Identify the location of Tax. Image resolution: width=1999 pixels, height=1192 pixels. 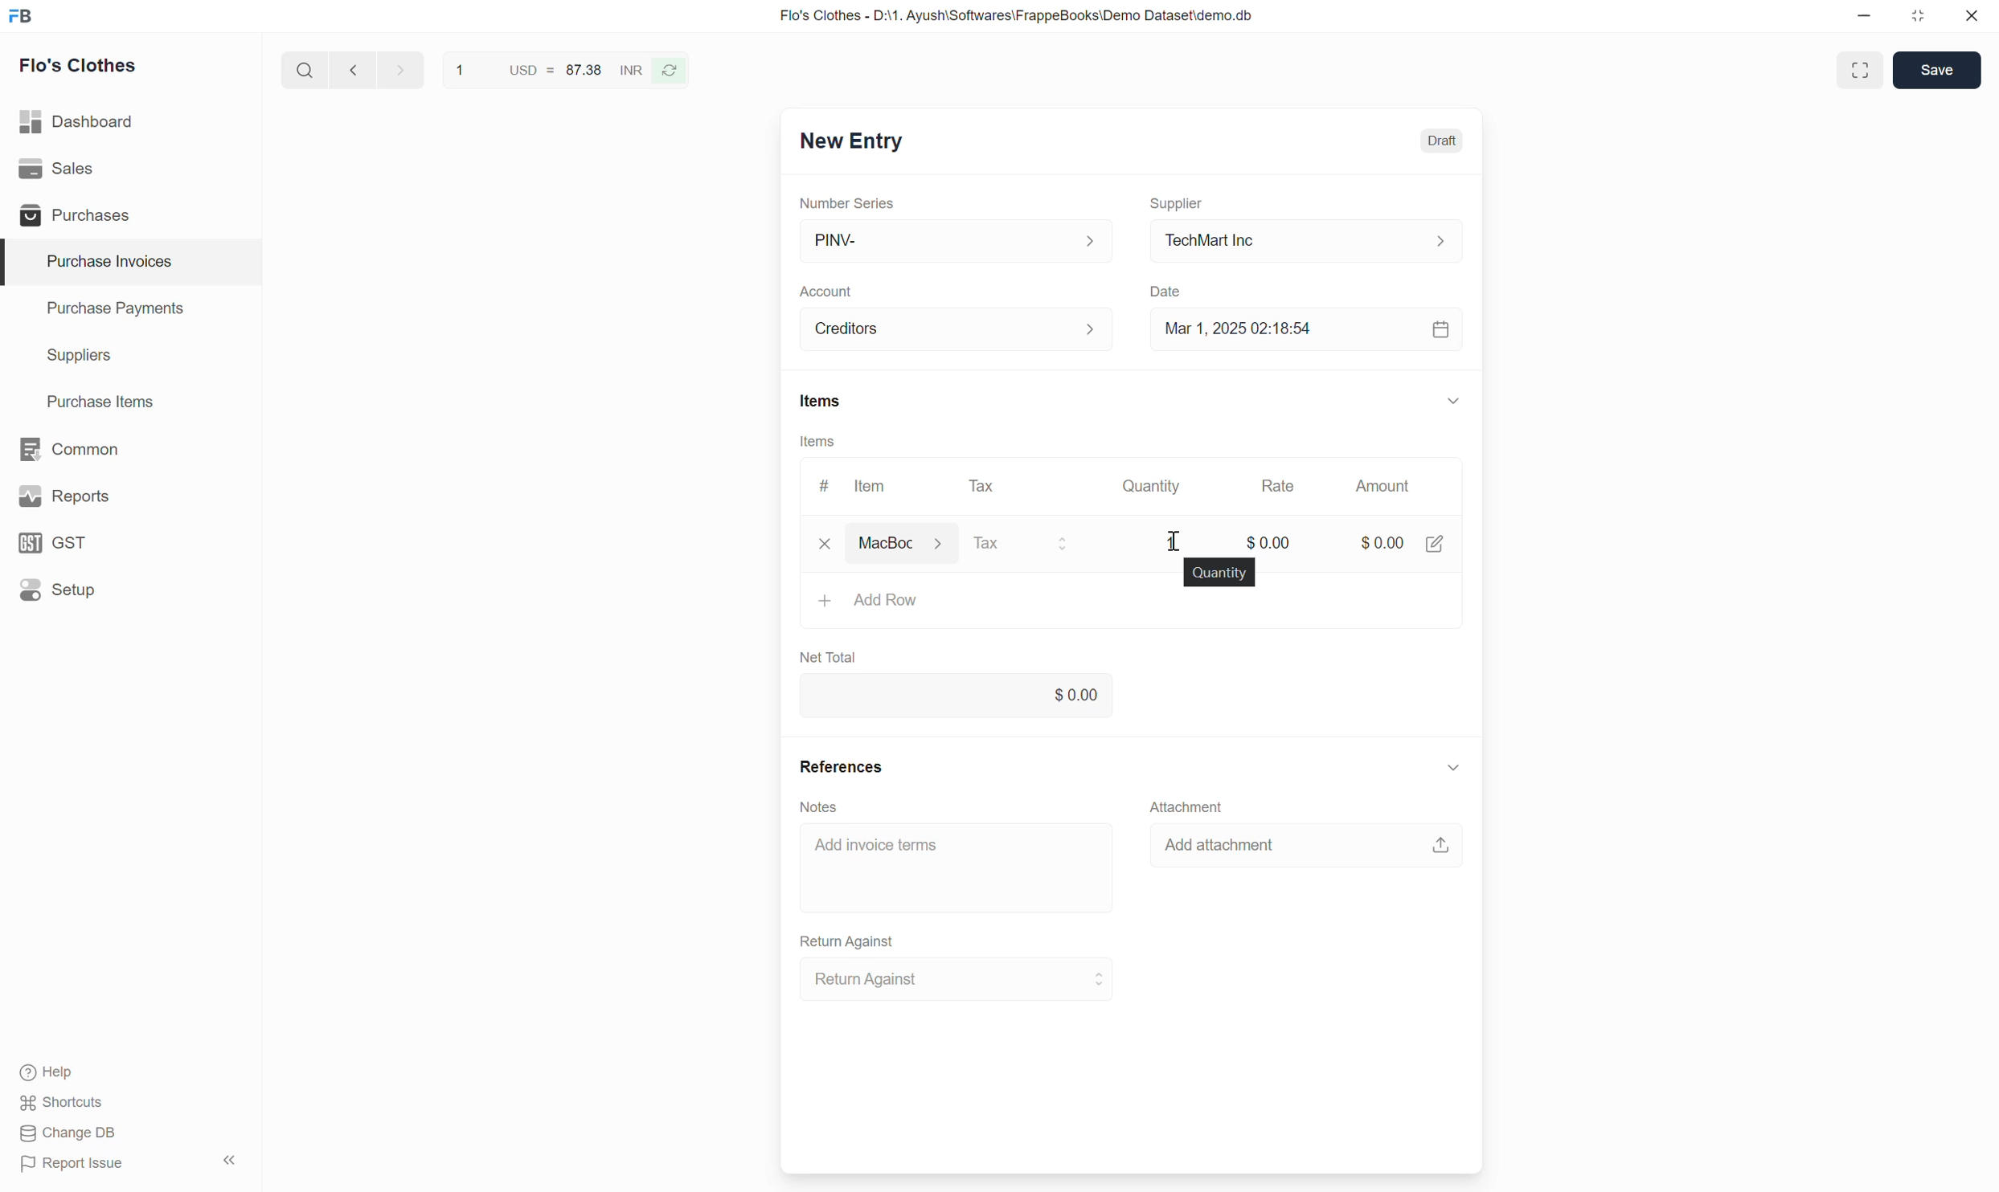
(1028, 545).